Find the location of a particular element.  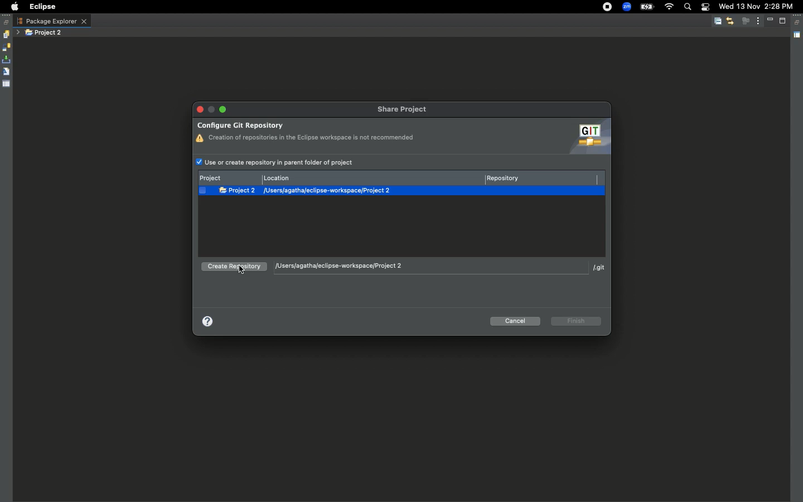

Zoom is located at coordinates (627, 7).